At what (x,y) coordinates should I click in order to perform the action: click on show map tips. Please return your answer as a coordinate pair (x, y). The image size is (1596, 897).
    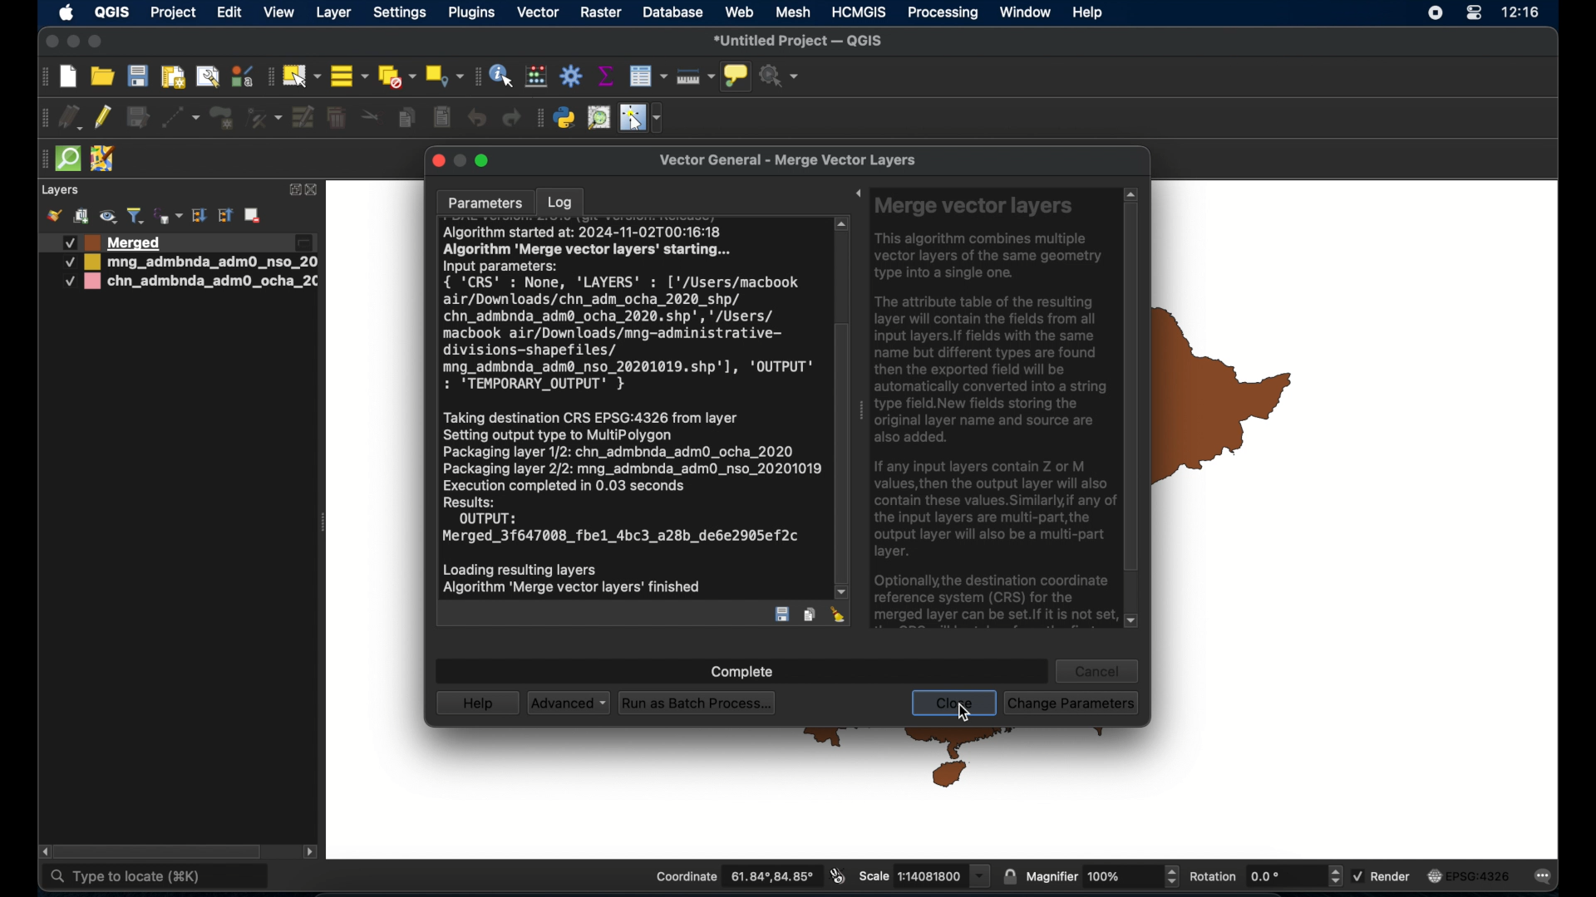
    Looking at the image, I should click on (735, 76).